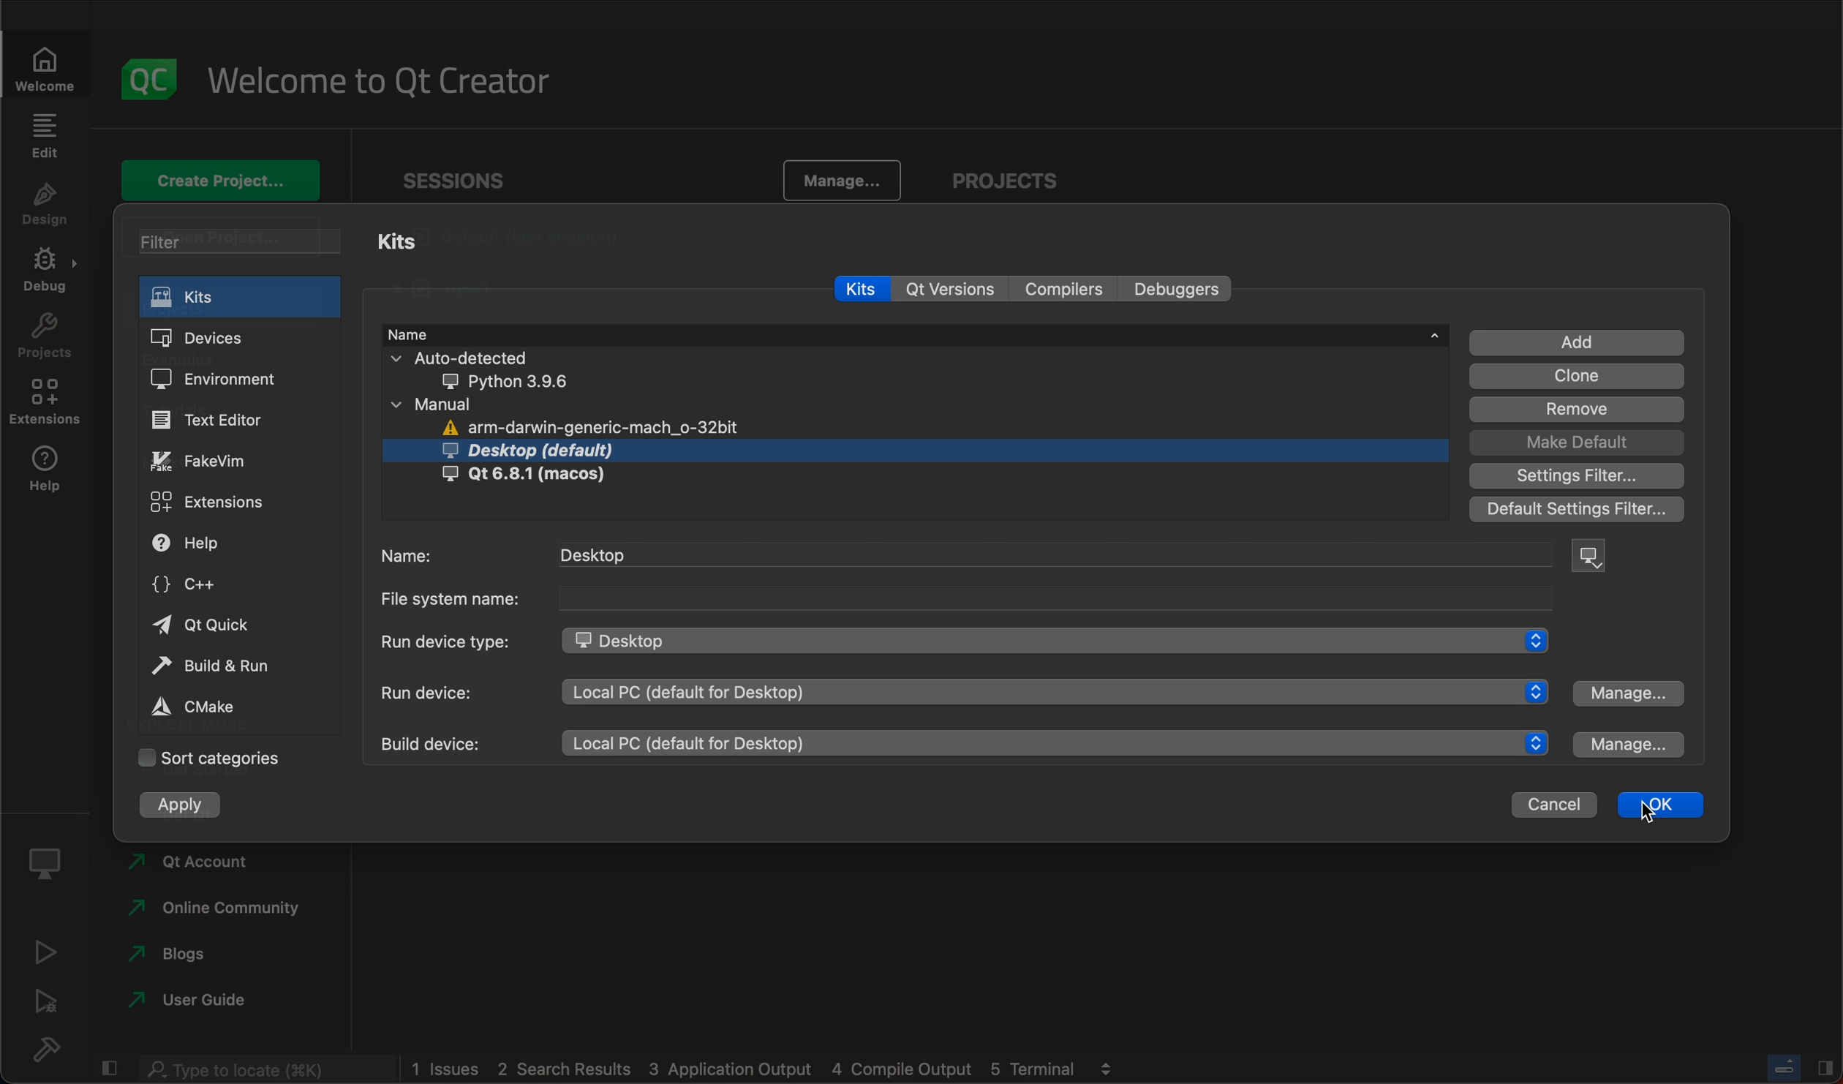  What do you see at coordinates (151, 75) in the screenshot?
I see `logo` at bounding box center [151, 75].